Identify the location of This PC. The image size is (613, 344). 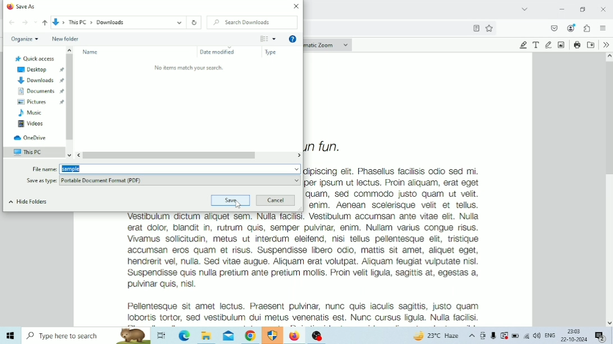
(30, 152).